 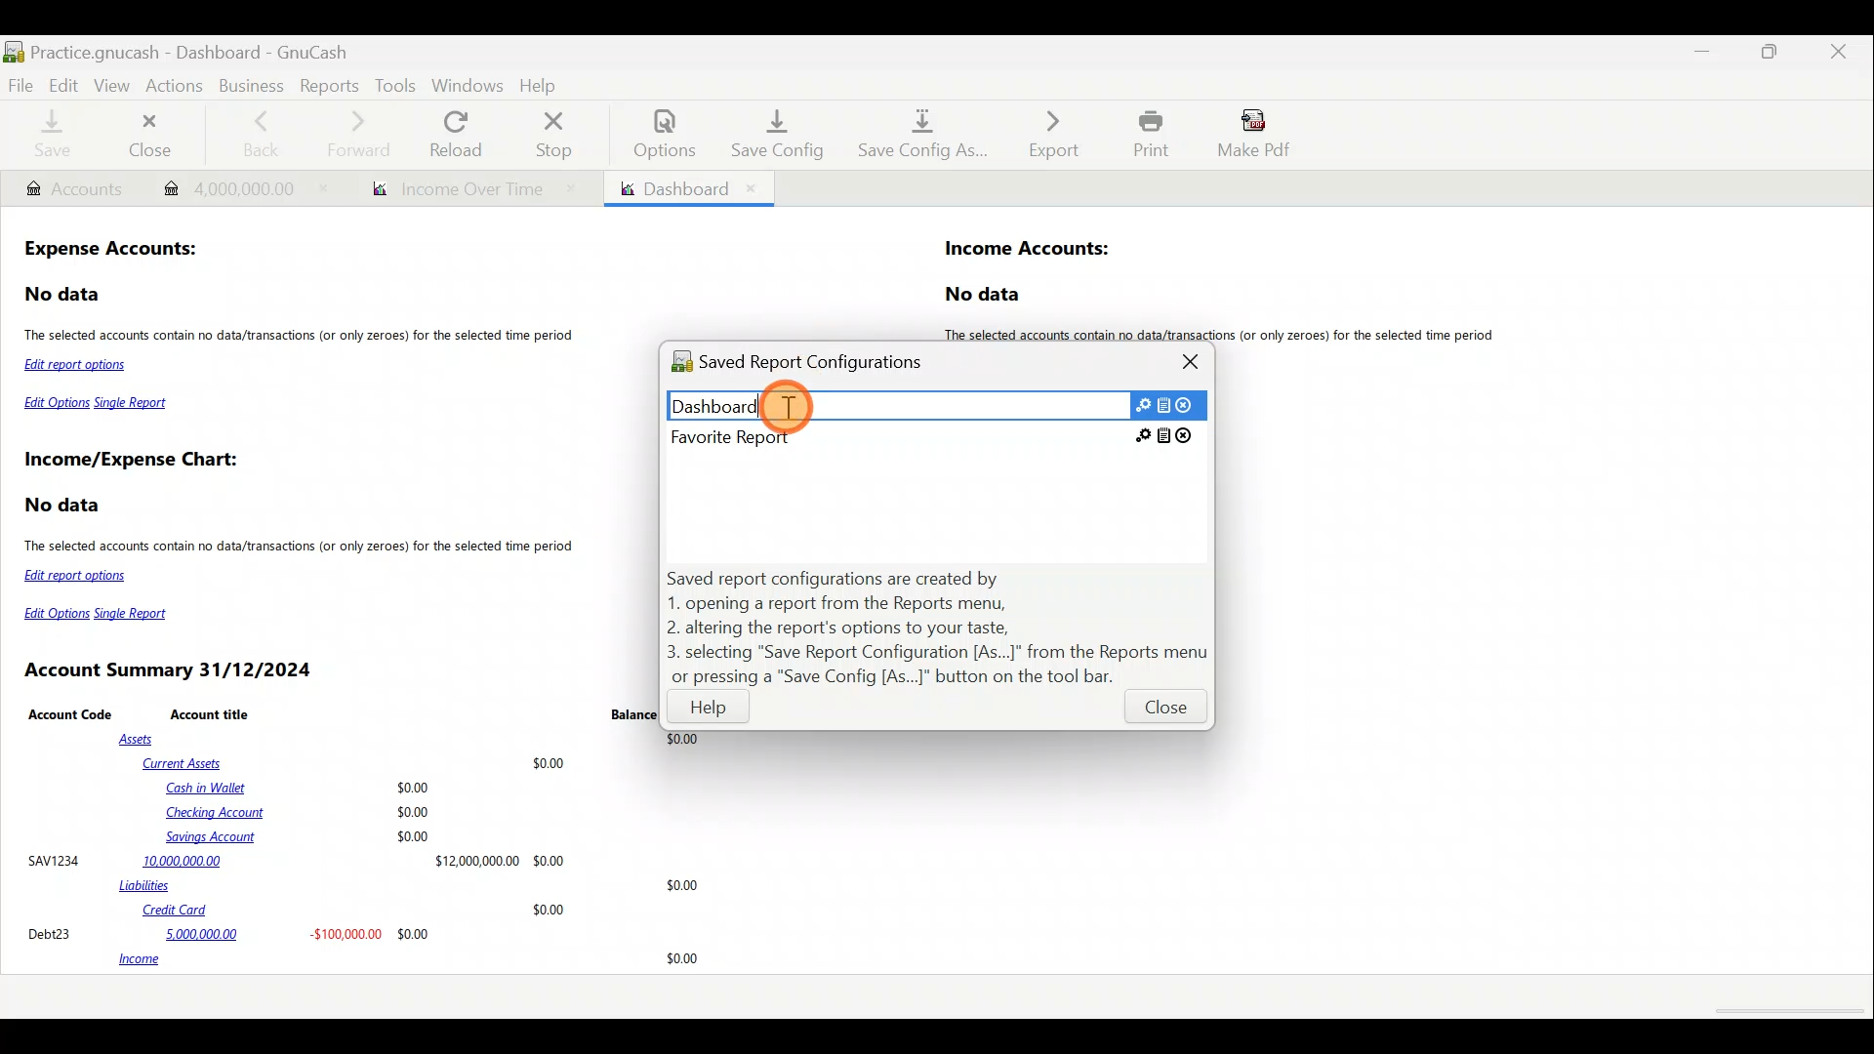 What do you see at coordinates (1228, 335) in the screenshot?
I see `The selected accounts contain no data/transactions (or only zeroes) for the selected time period` at bounding box center [1228, 335].